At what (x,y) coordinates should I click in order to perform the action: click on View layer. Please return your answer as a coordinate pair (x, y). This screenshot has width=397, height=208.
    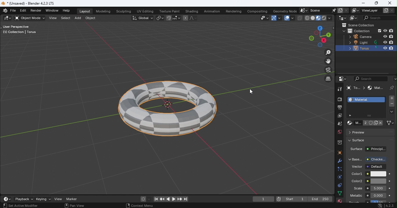
    Looking at the image, I should click on (369, 10).